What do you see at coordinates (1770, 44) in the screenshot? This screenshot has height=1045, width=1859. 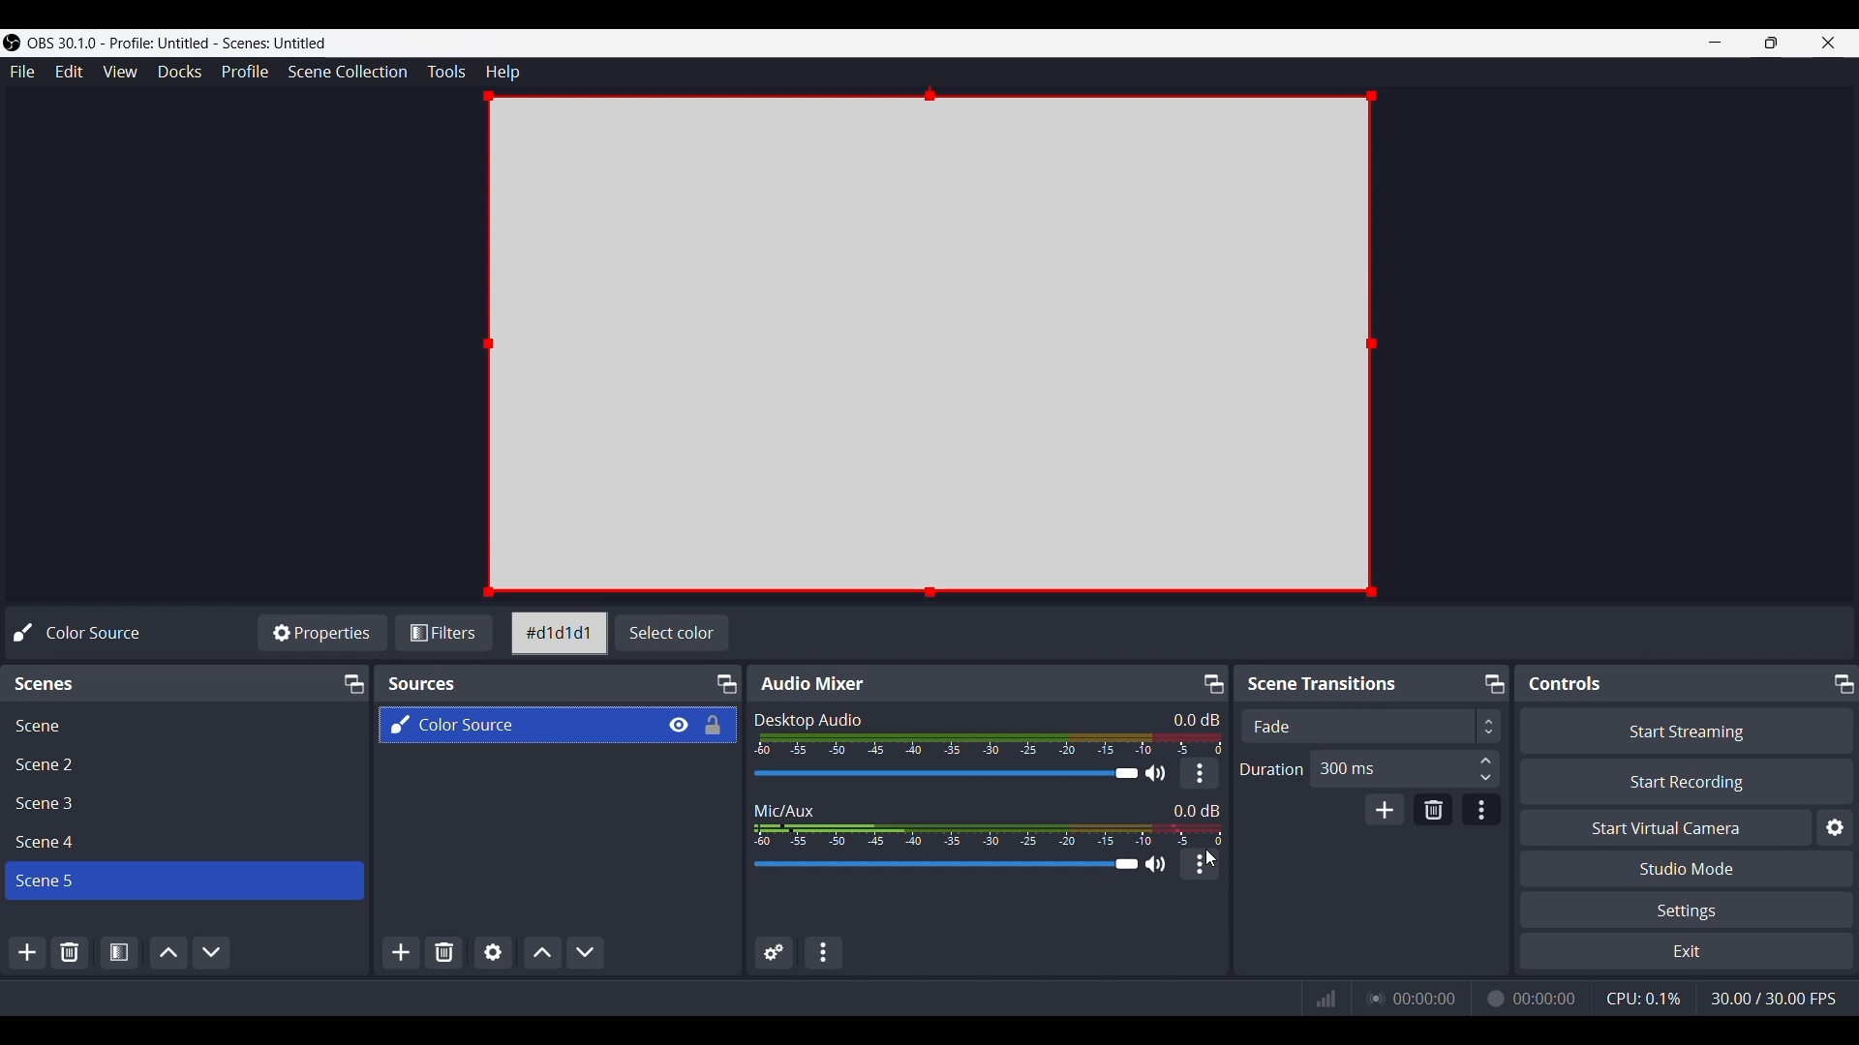 I see `Maximize` at bounding box center [1770, 44].